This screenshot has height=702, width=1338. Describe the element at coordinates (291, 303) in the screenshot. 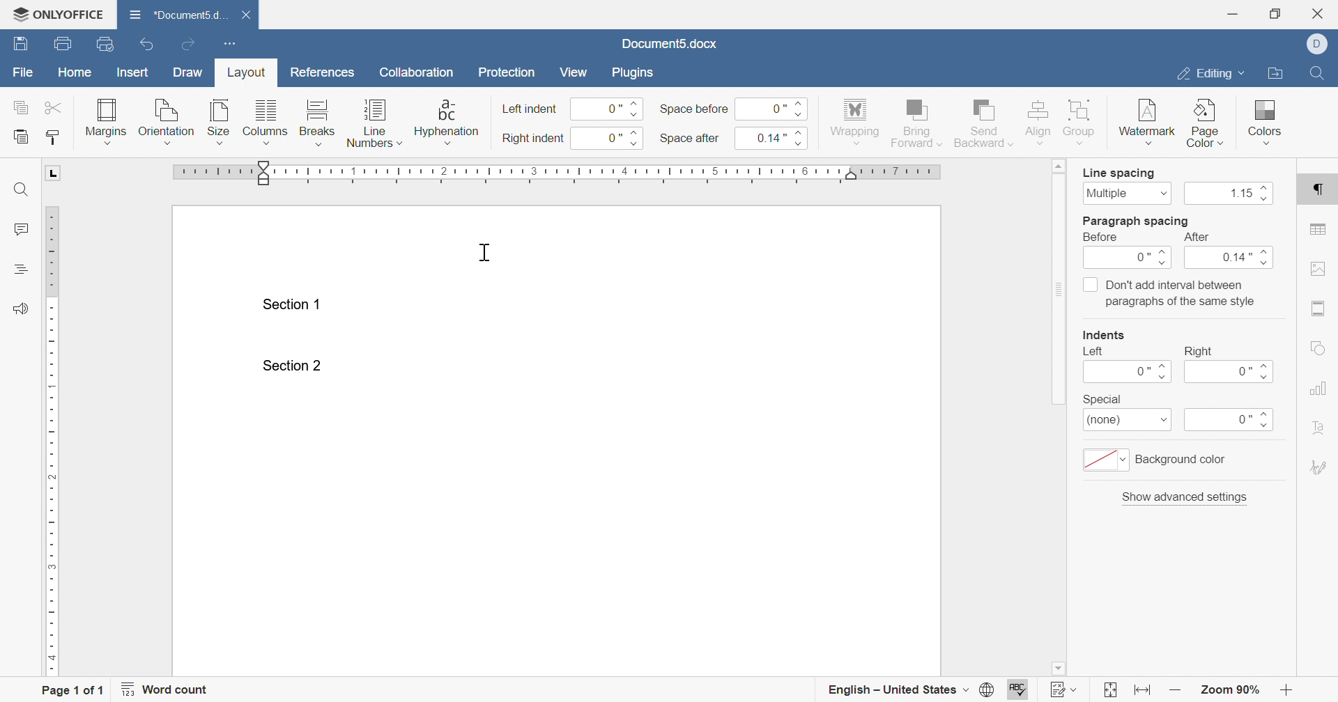

I see `Section 1` at that location.